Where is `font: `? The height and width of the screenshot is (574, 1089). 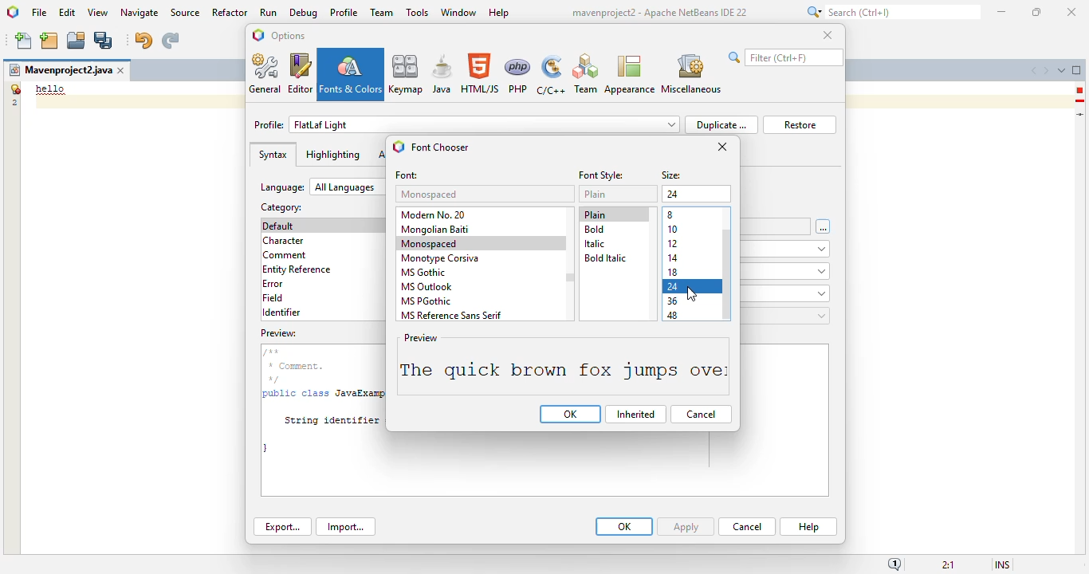 font:  is located at coordinates (407, 175).